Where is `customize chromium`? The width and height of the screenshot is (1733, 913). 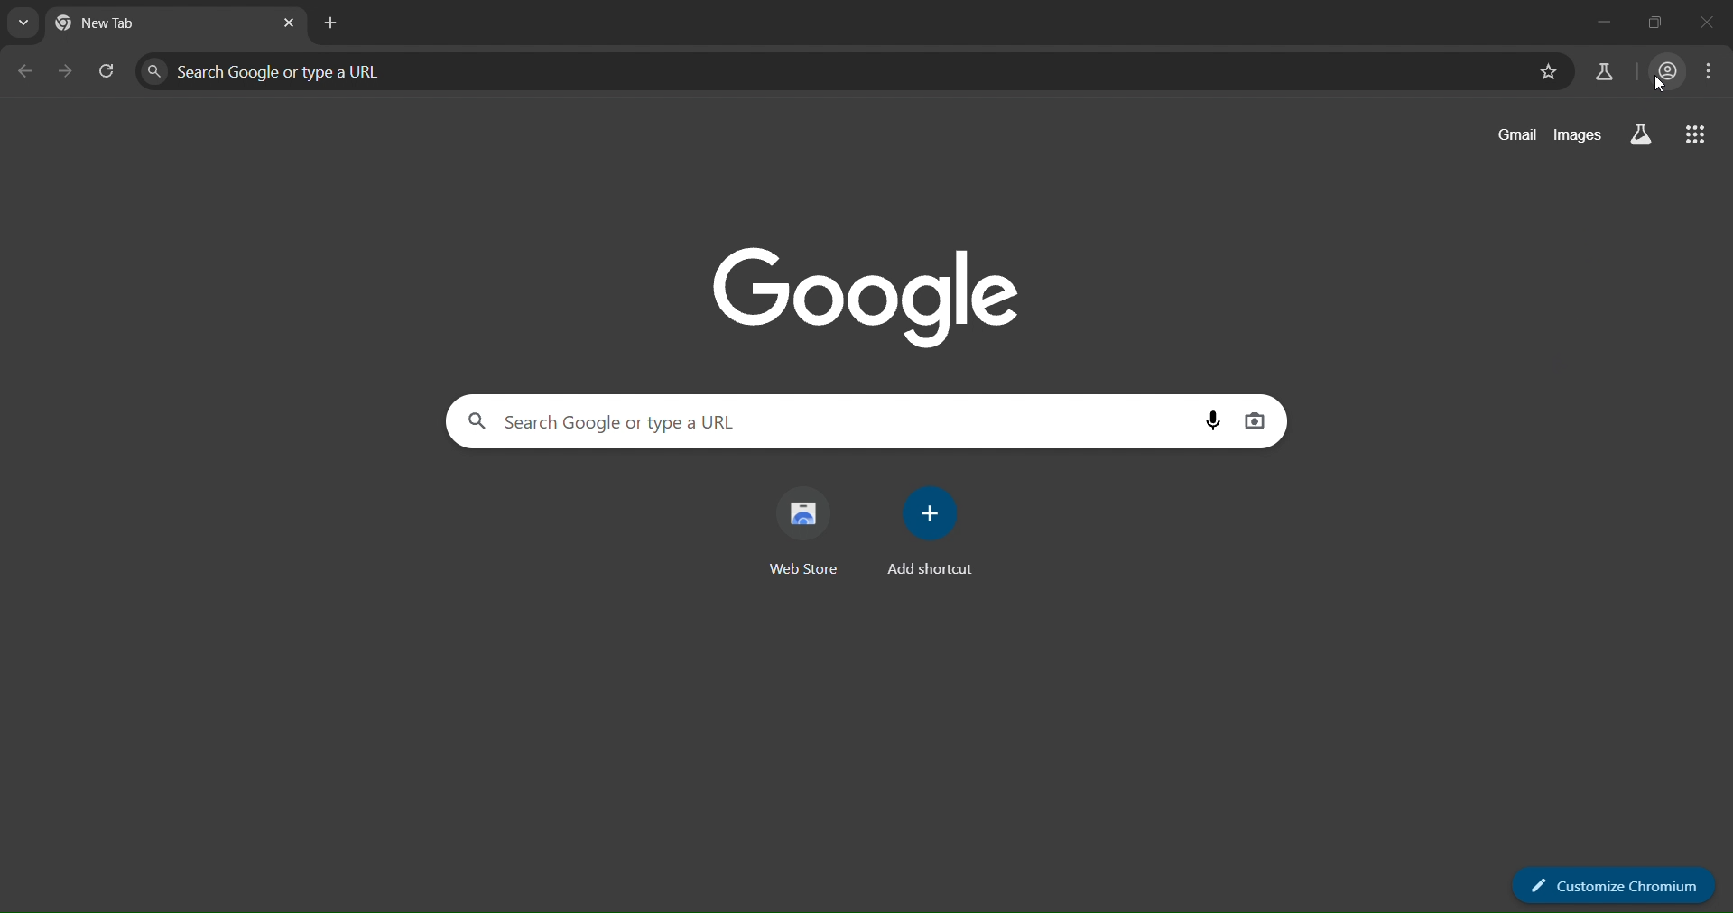 customize chromium is located at coordinates (1615, 885).